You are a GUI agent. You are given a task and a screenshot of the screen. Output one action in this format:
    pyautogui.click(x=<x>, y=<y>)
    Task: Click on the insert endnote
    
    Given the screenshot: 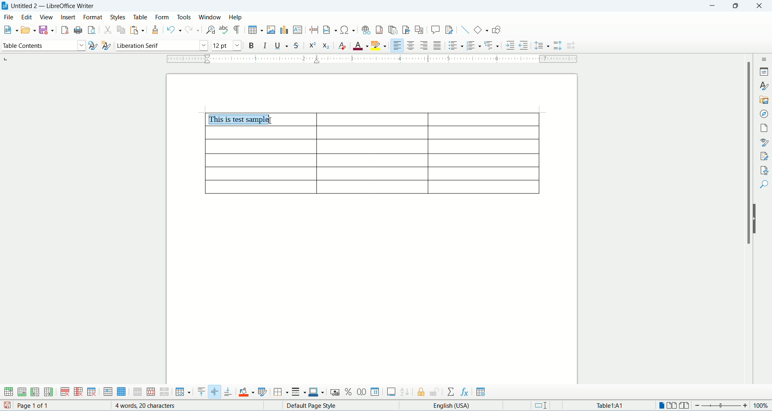 What is the action you would take?
    pyautogui.click(x=393, y=30)
    